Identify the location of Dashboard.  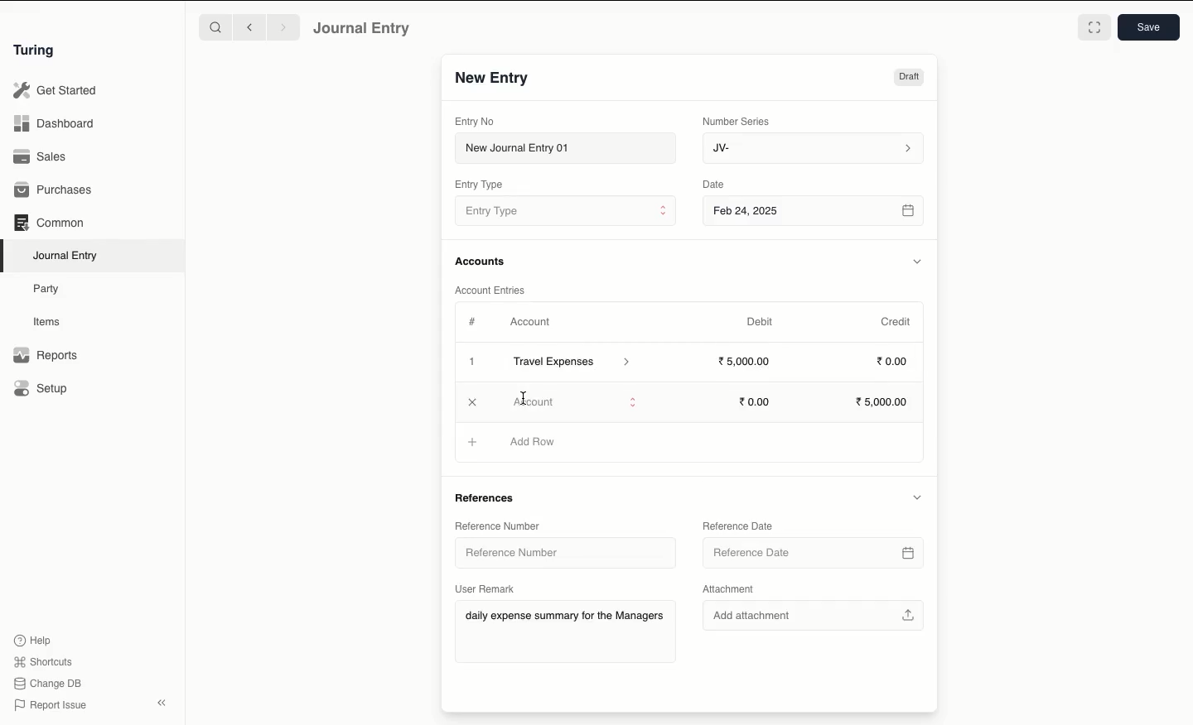
(54, 124).